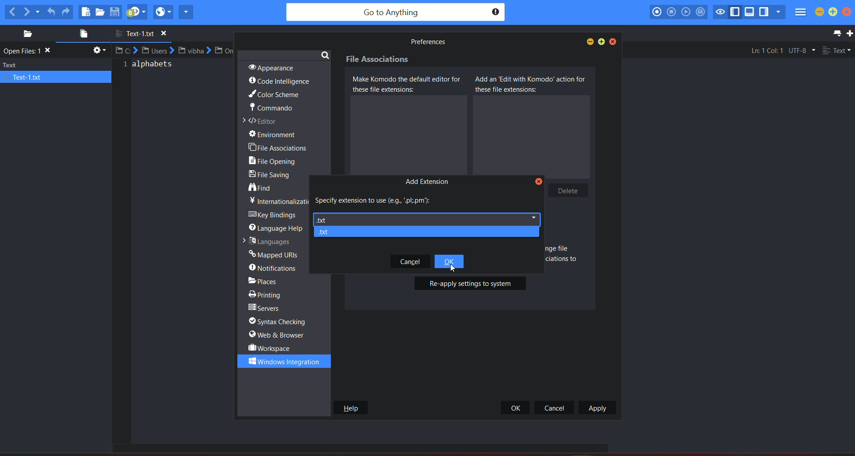 Image resolution: width=855 pixels, height=456 pixels. I want to click on play last macro, so click(686, 12).